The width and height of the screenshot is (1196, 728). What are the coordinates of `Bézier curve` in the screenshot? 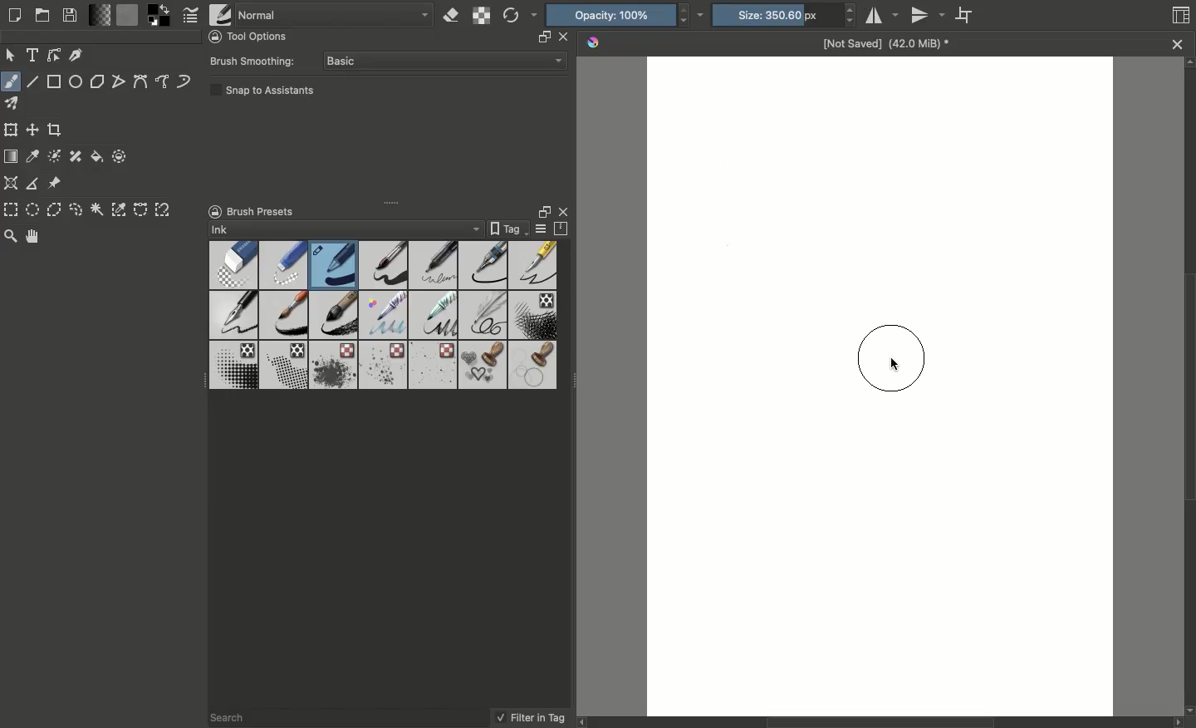 It's located at (141, 83).